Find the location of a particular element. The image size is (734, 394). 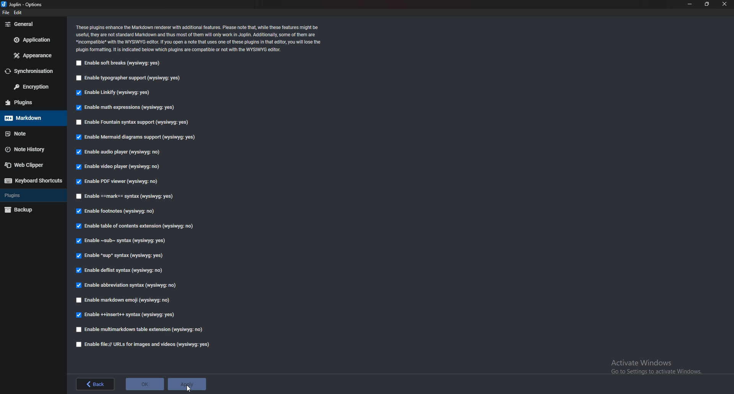

Enable Sup syntax is located at coordinates (122, 256).